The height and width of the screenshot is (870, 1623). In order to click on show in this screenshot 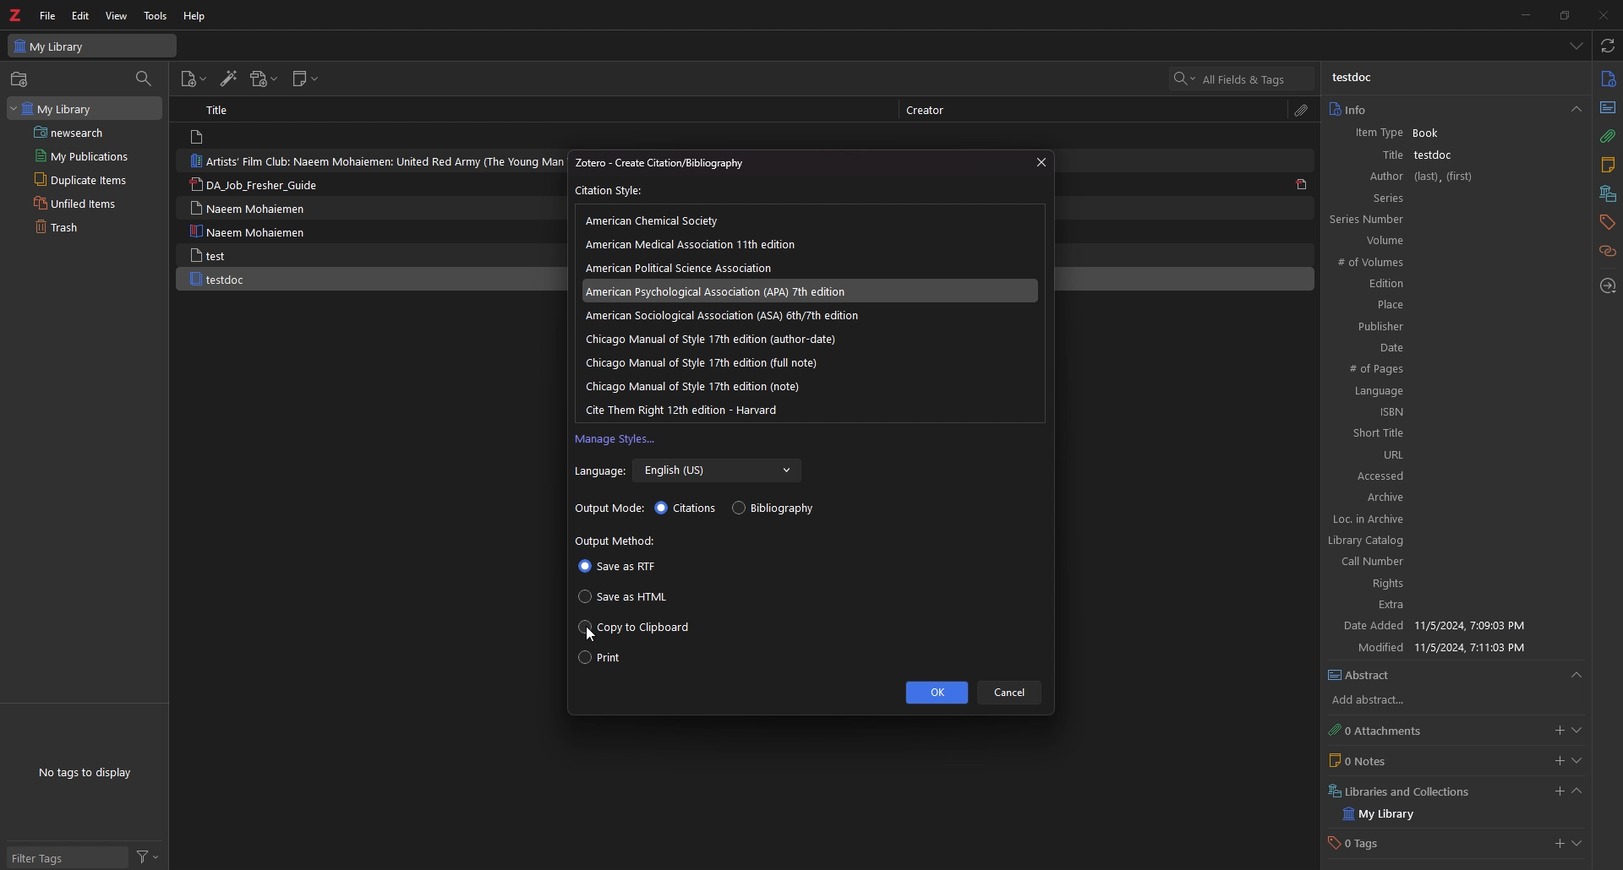, I will do `click(1580, 846)`.